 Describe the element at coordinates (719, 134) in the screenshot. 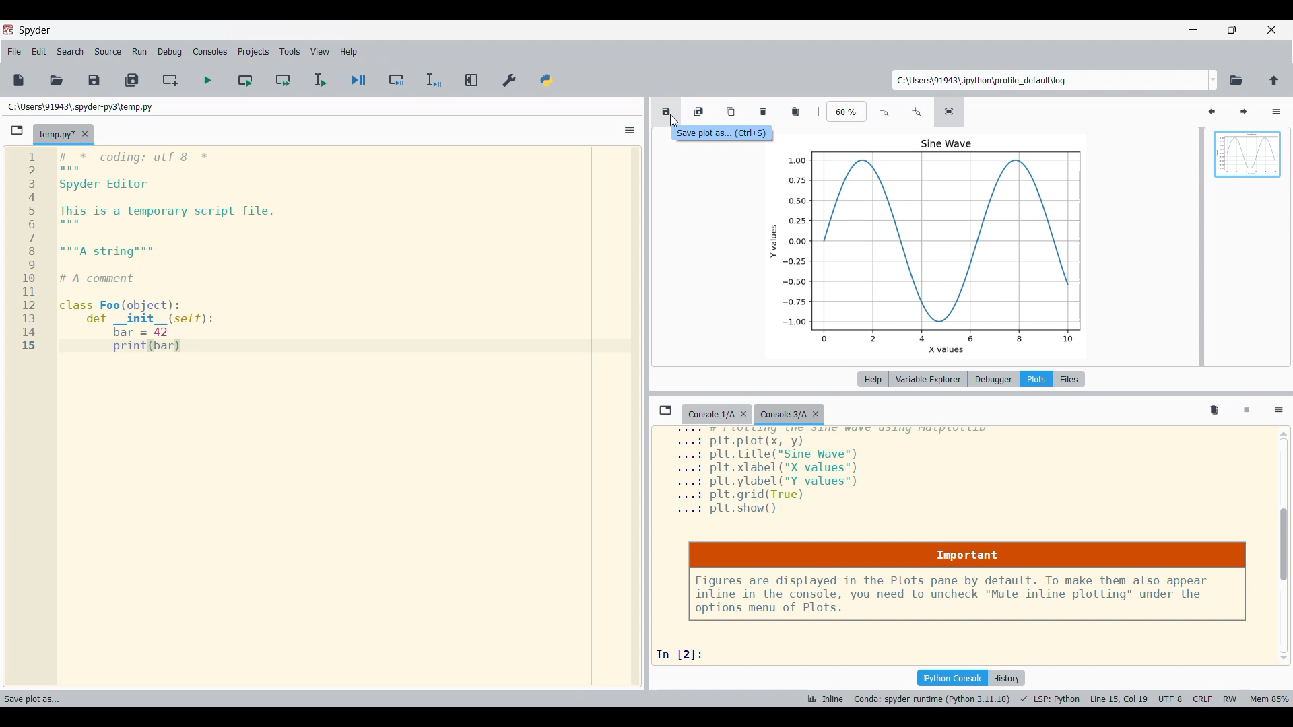

I see `Description of current selection` at that location.